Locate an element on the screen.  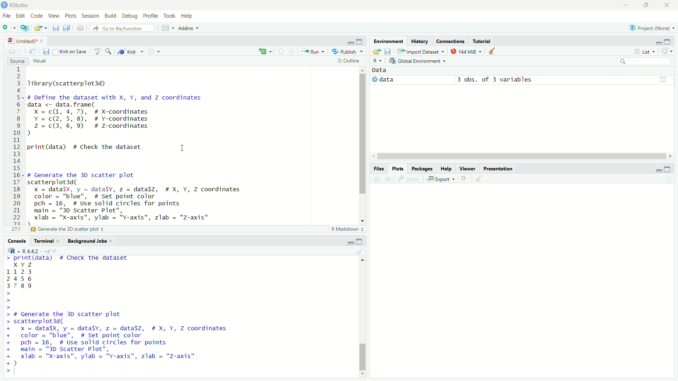
line numbers is located at coordinates (17, 145).